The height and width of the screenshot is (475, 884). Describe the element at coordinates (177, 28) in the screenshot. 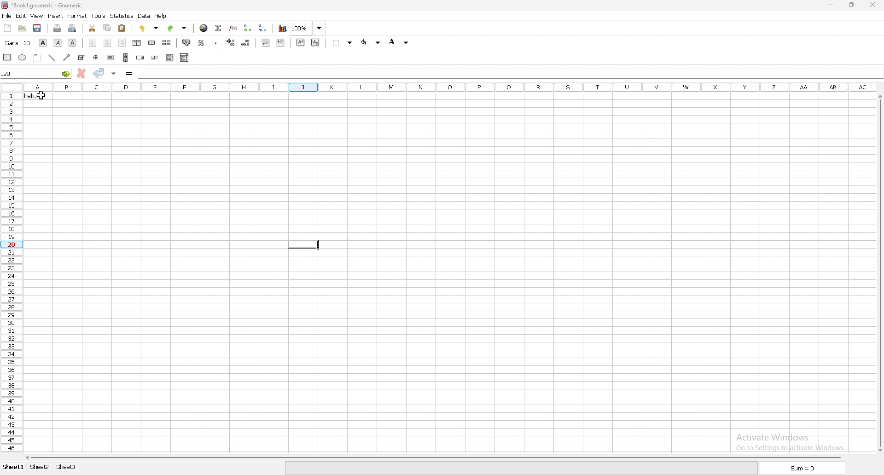

I see `redo` at that location.